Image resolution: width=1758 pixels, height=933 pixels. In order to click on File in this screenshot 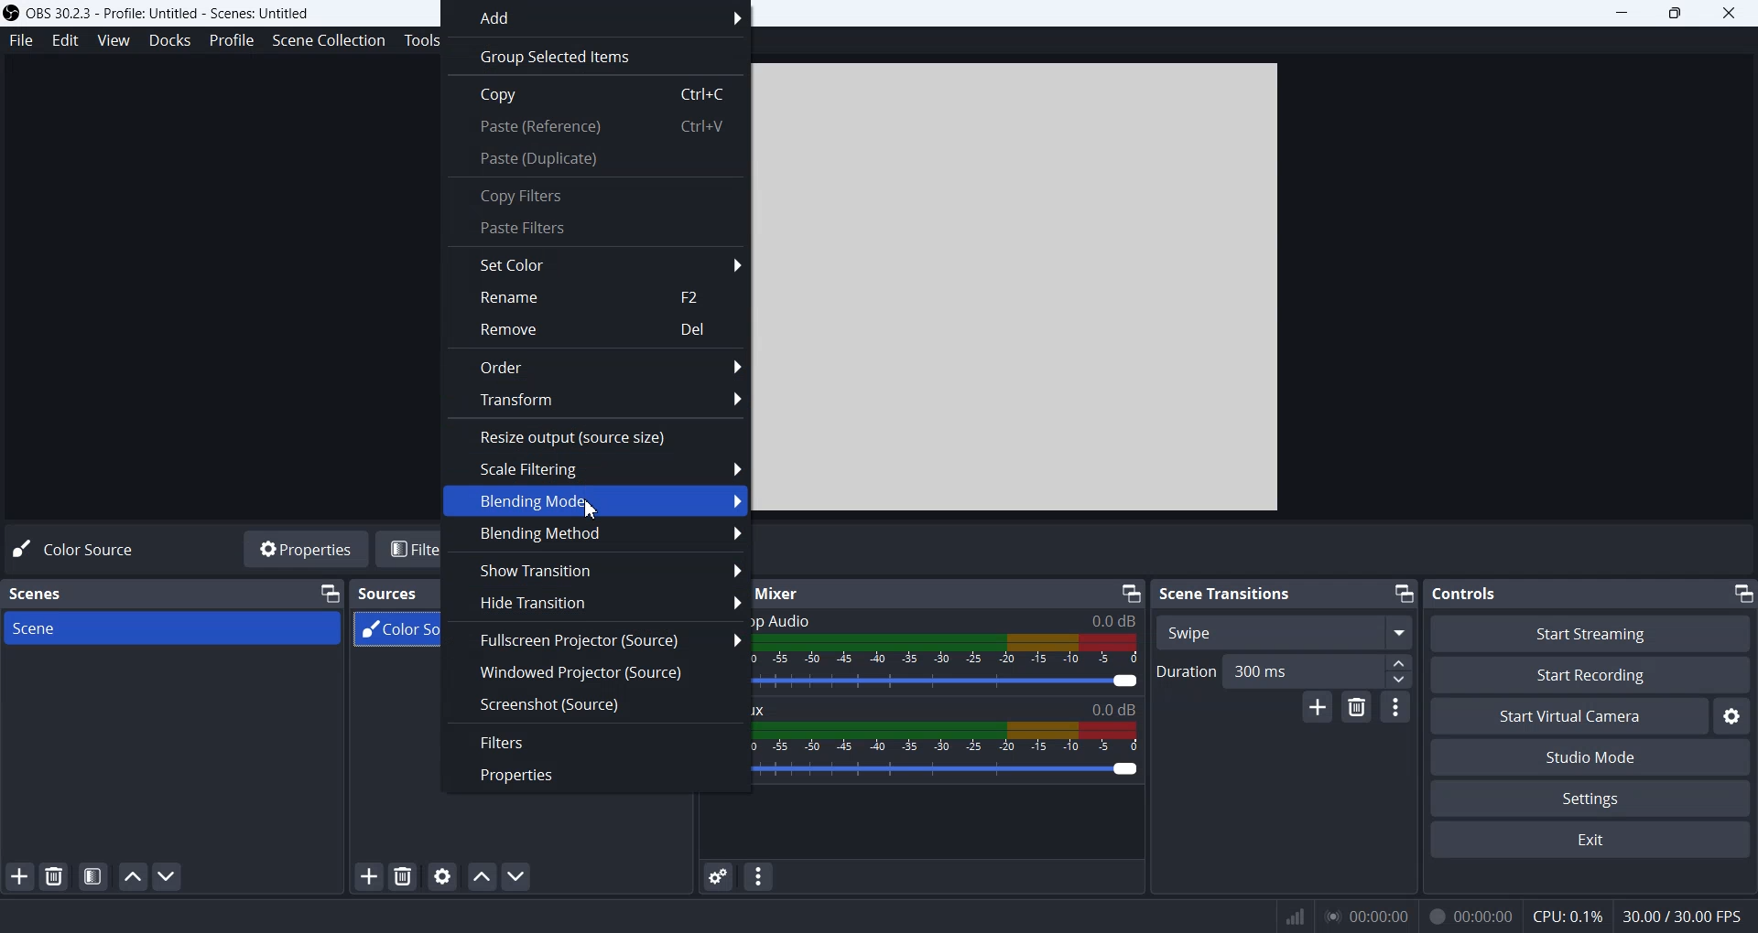, I will do `click(20, 42)`.